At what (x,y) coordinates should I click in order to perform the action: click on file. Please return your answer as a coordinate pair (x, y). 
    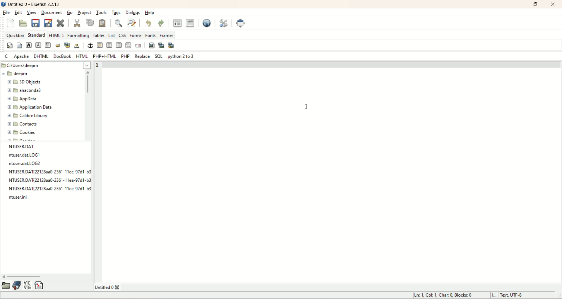
    Looking at the image, I should click on (27, 146).